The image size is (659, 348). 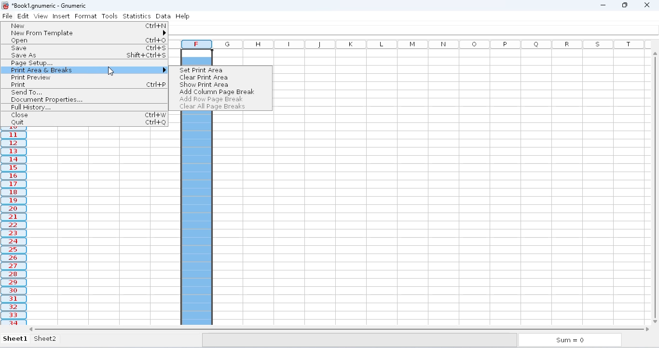 What do you see at coordinates (31, 63) in the screenshot?
I see `page setup` at bounding box center [31, 63].